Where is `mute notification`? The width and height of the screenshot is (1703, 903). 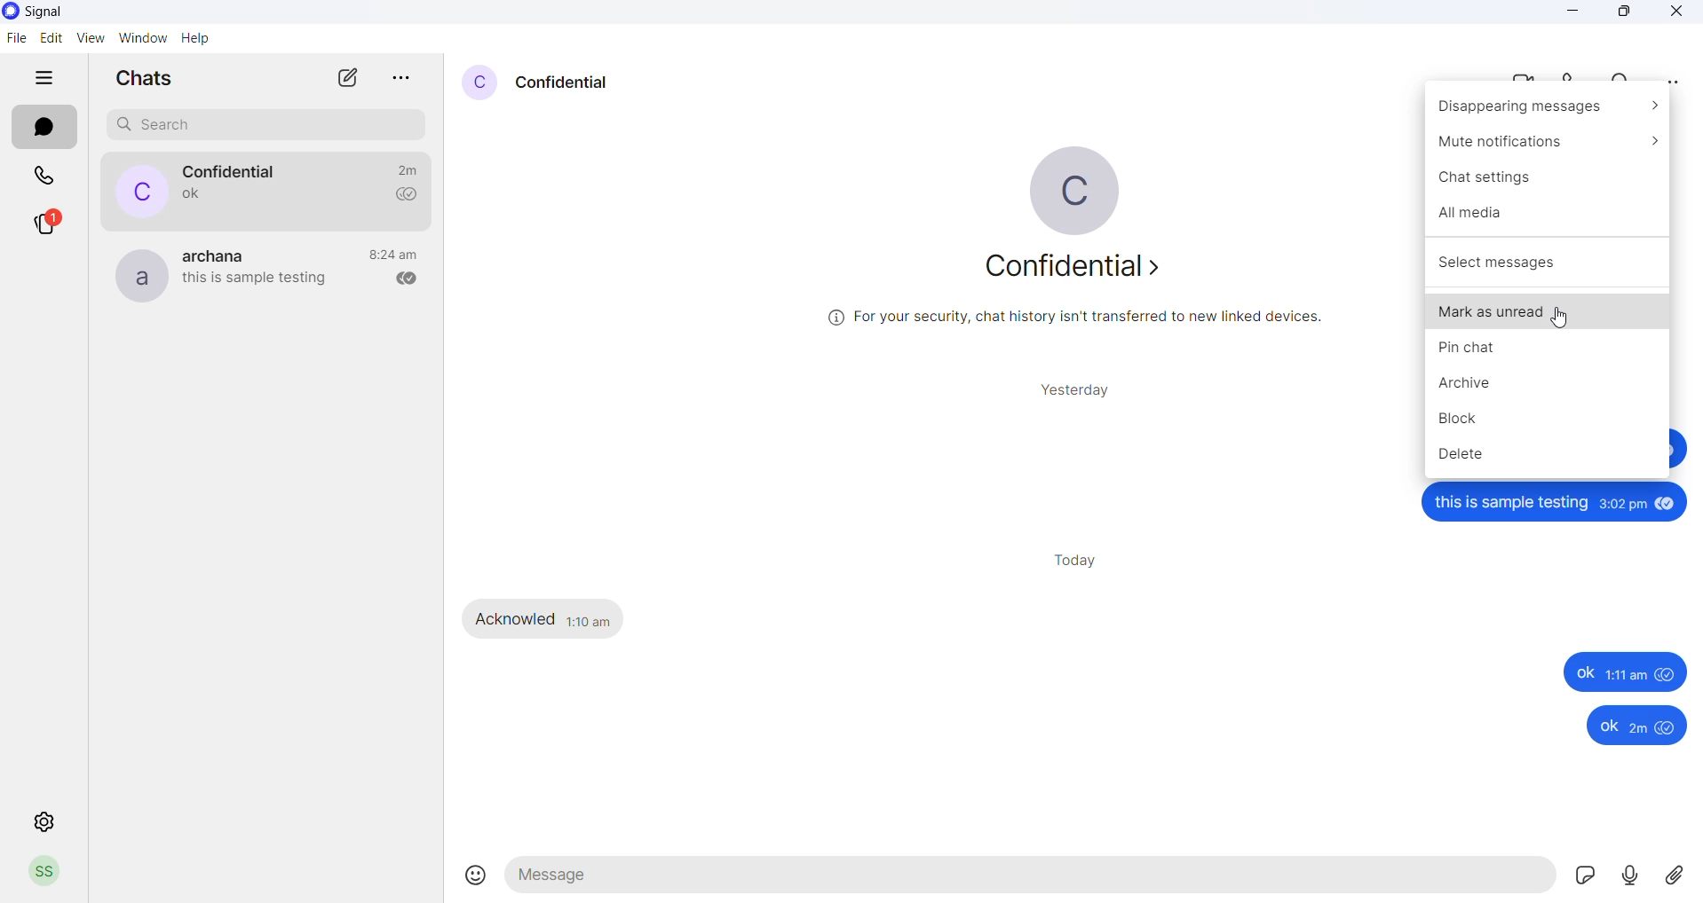 mute notification is located at coordinates (1550, 142).